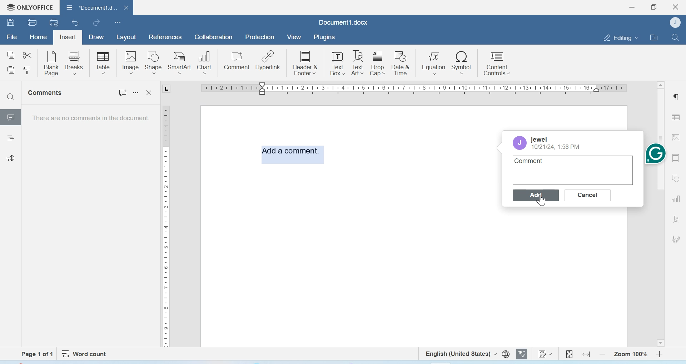 The image size is (686, 364). I want to click on Undo, so click(76, 22).